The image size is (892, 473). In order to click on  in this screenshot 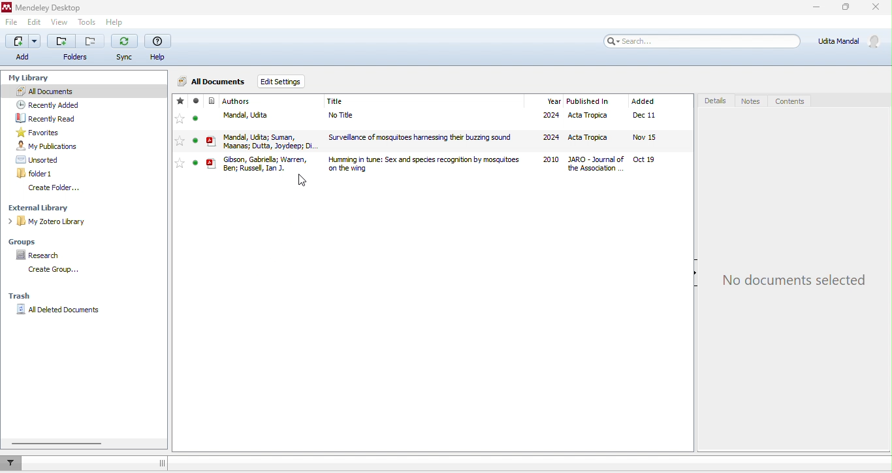, I will do `click(76, 47)`.